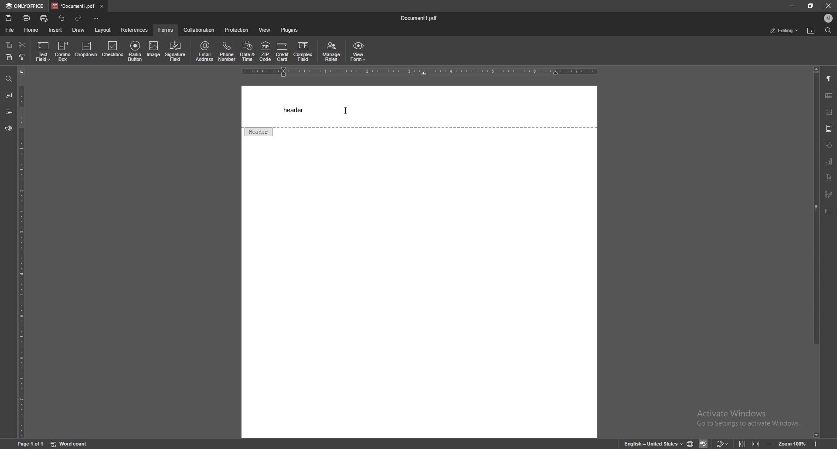  What do you see at coordinates (828, 6) in the screenshot?
I see `close` at bounding box center [828, 6].